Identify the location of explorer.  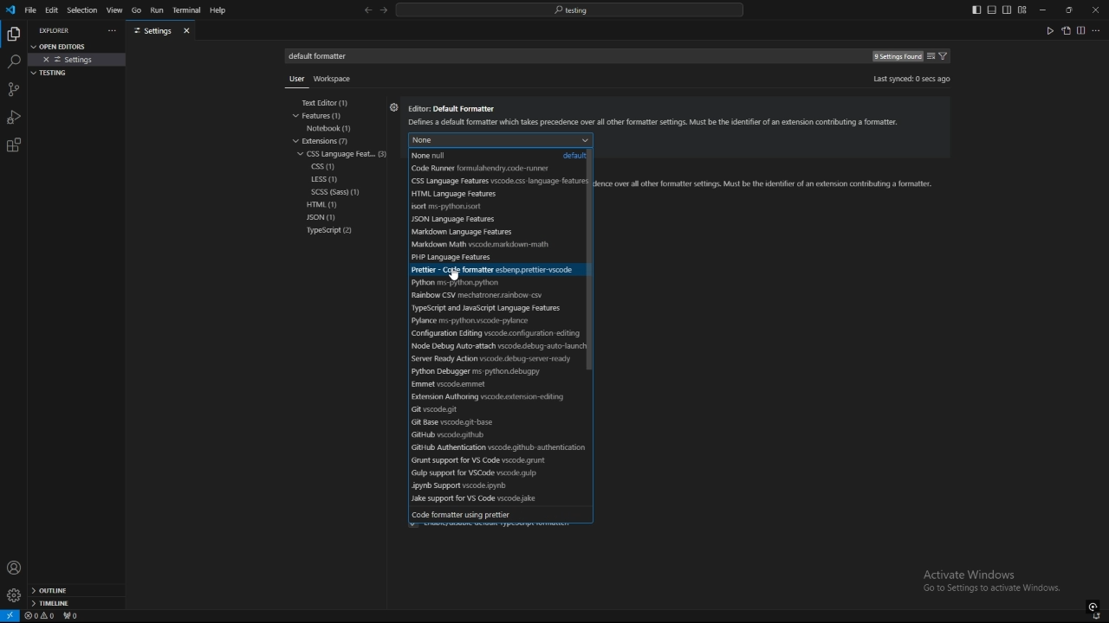
(57, 30).